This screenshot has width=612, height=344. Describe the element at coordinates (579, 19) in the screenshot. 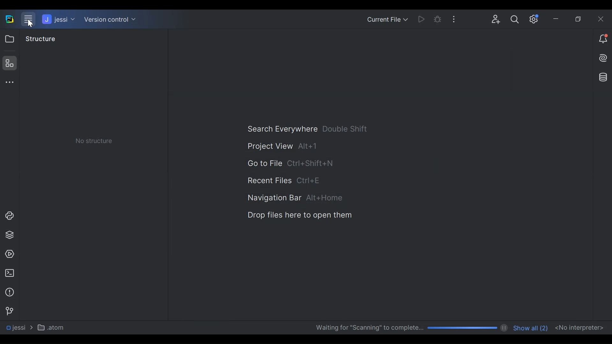

I see `Restore` at that location.